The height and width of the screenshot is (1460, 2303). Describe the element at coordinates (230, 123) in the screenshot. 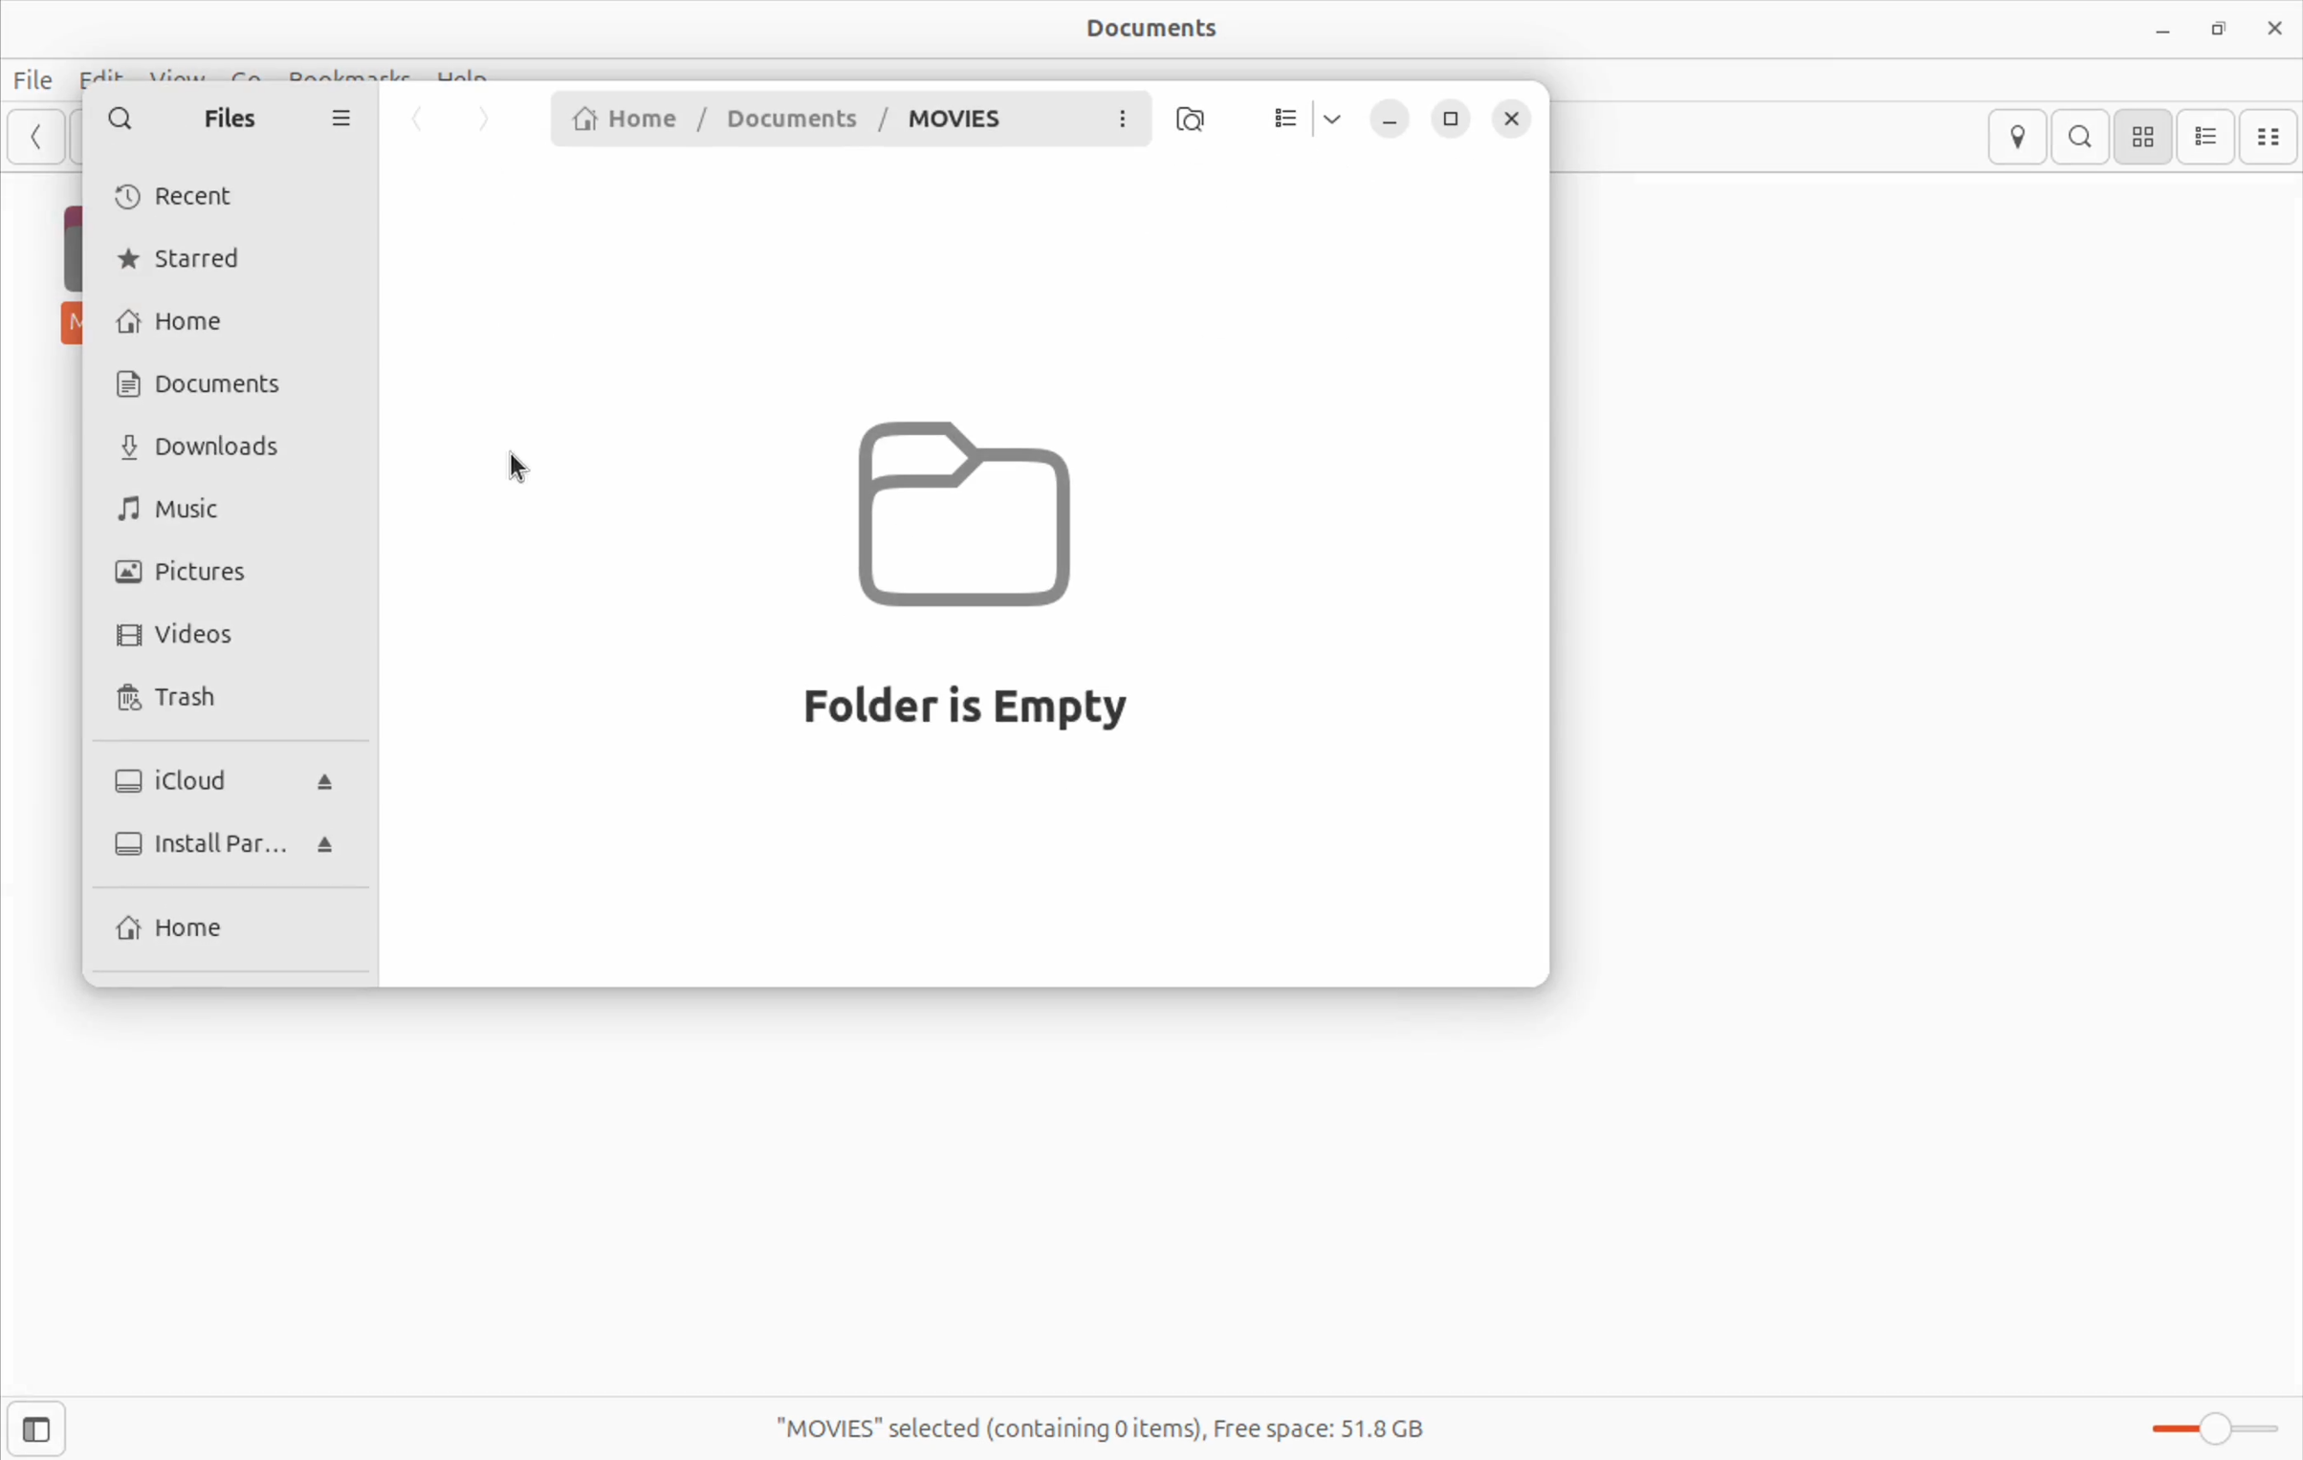

I see `Files` at that location.